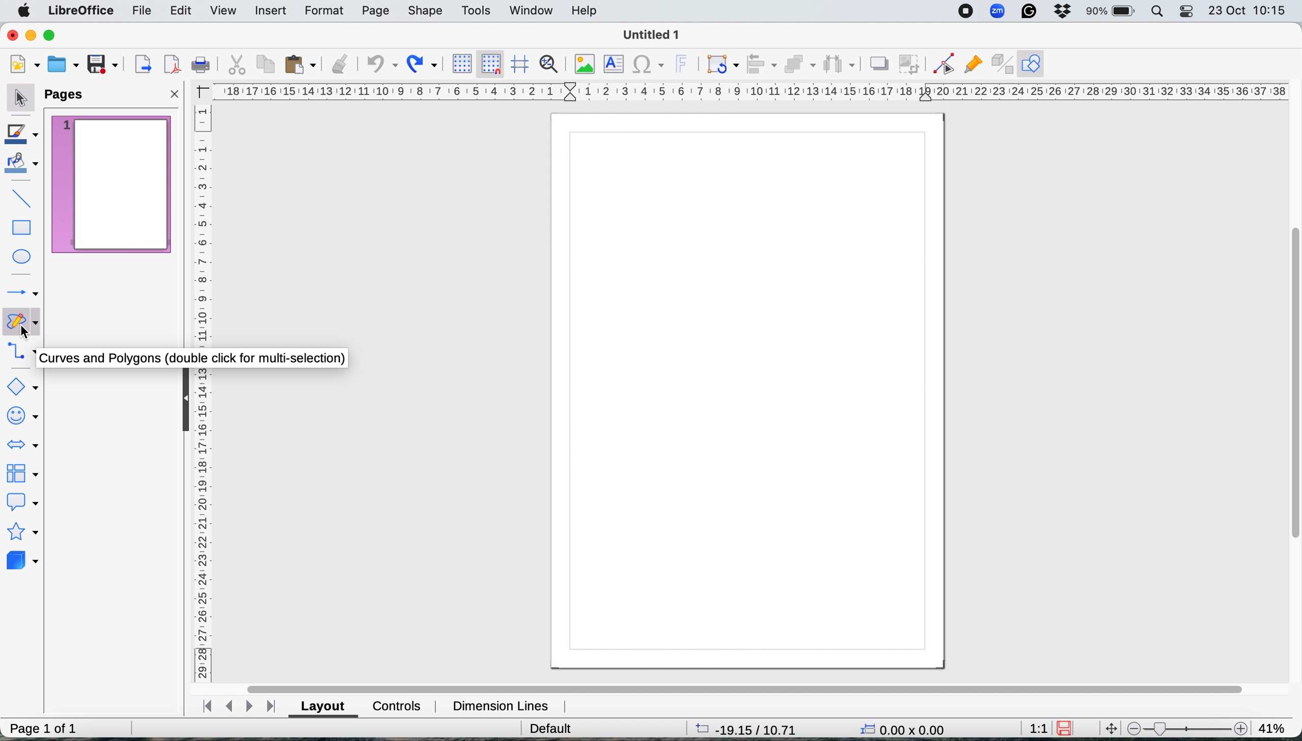 The image size is (1302, 741). What do you see at coordinates (491, 65) in the screenshot?
I see `snap to grid` at bounding box center [491, 65].